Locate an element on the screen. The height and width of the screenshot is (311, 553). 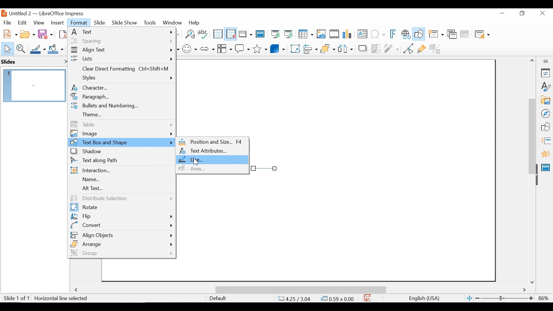
Text along path is located at coordinates (121, 161).